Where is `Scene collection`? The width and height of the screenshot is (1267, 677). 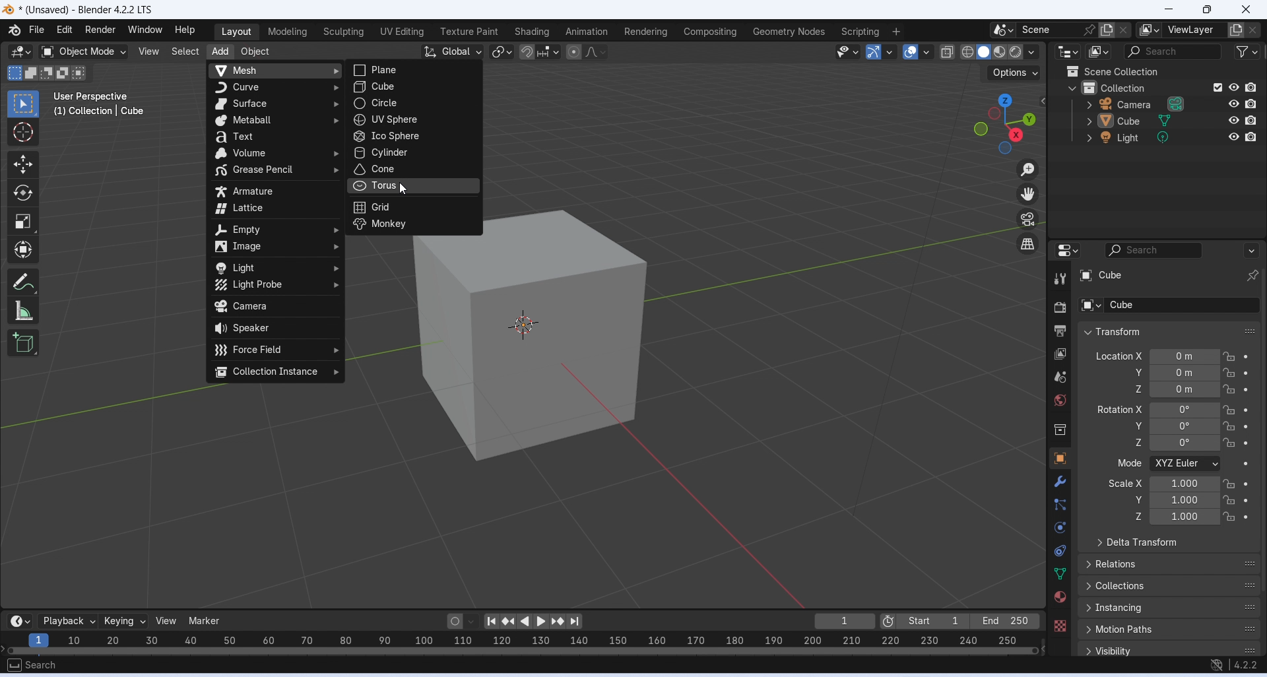
Scene collection is located at coordinates (1111, 71).